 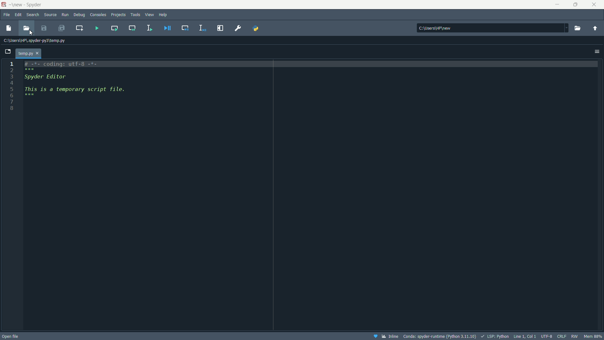 What do you see at coordinates (163, 15) in the screenshot?
I see `Help menu` at bounding box center [163, 15].